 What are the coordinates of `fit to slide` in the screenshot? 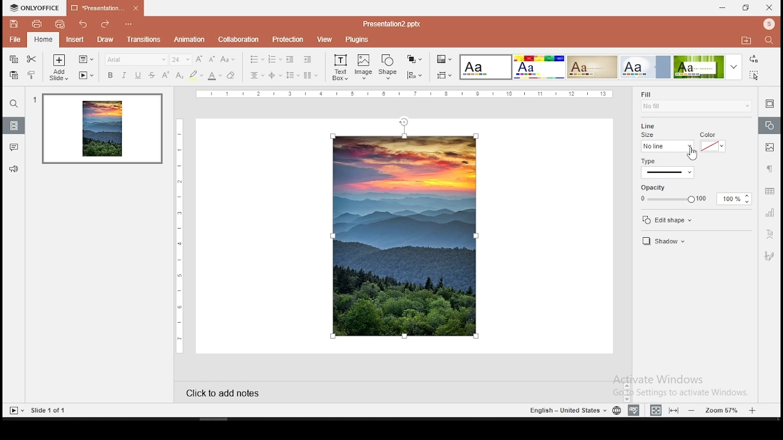 It's located at (674, 411).